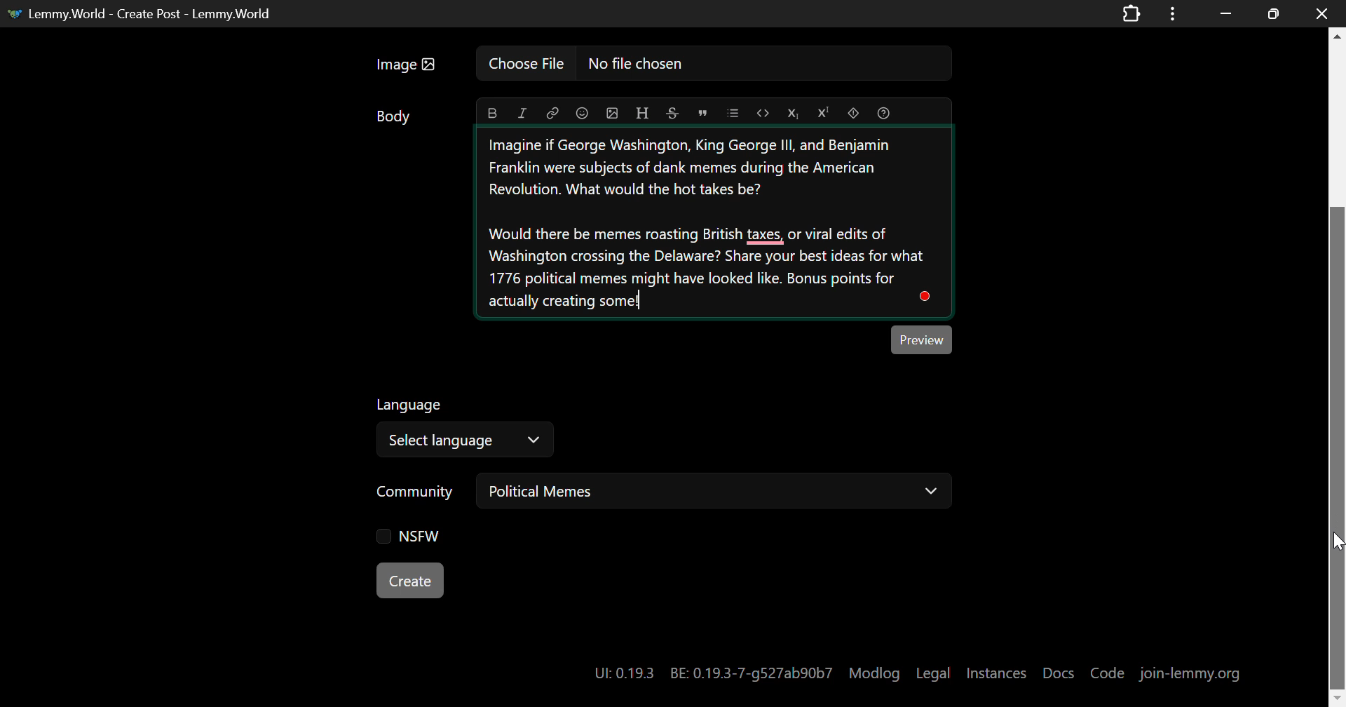  Describe the element at coordinates (664, 492) in the screenshot. I see `Select Post Community` at that location.